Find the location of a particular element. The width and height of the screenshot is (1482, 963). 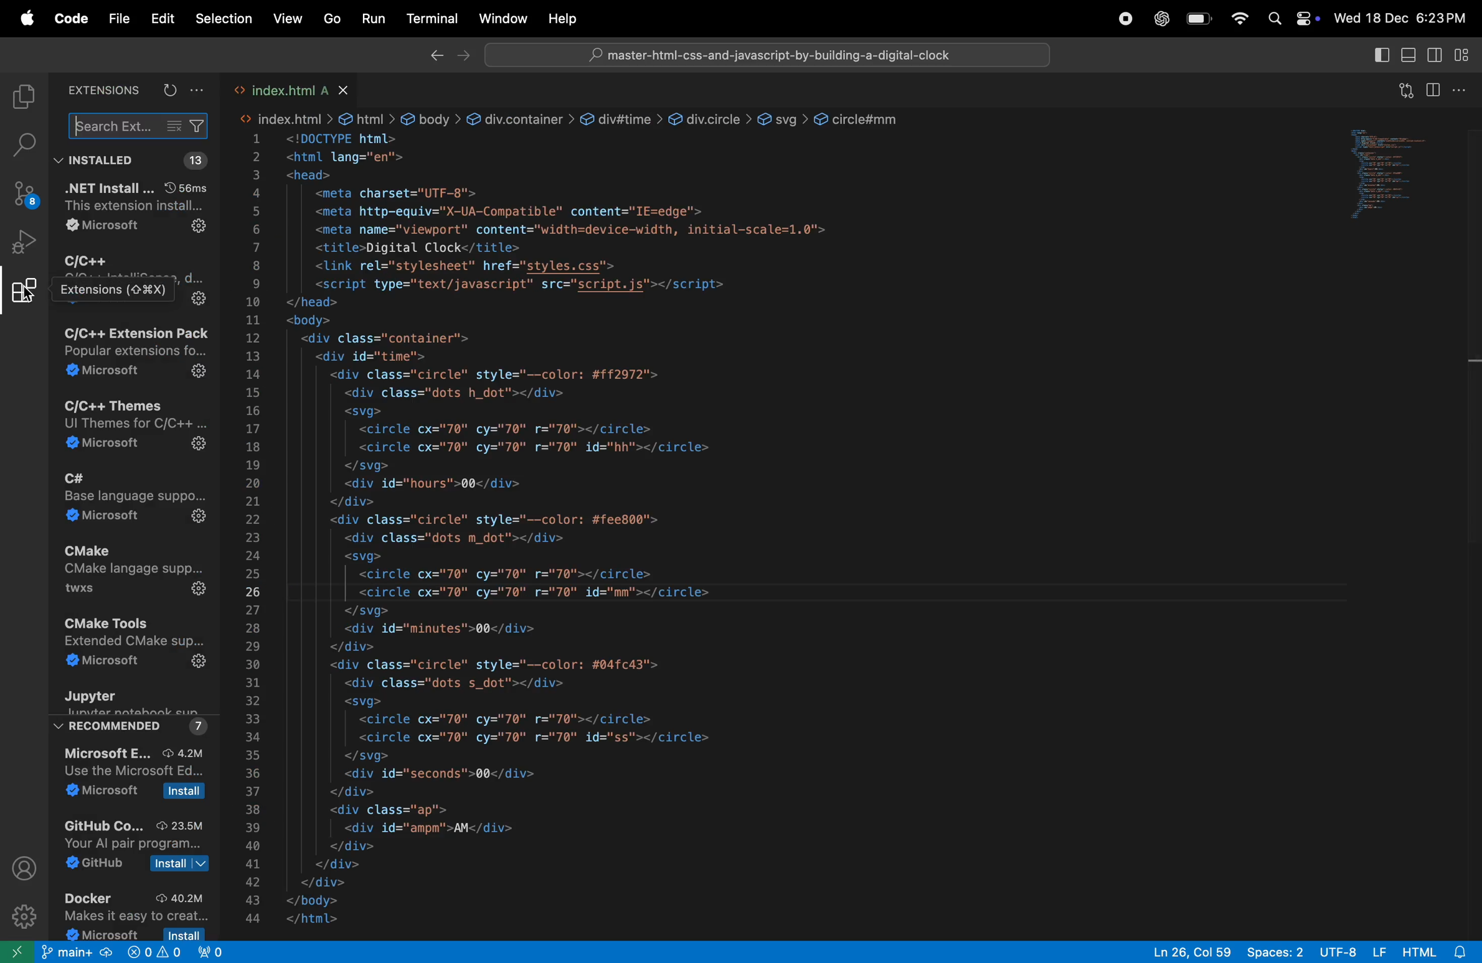

backward is located at coordinates (430, 56).